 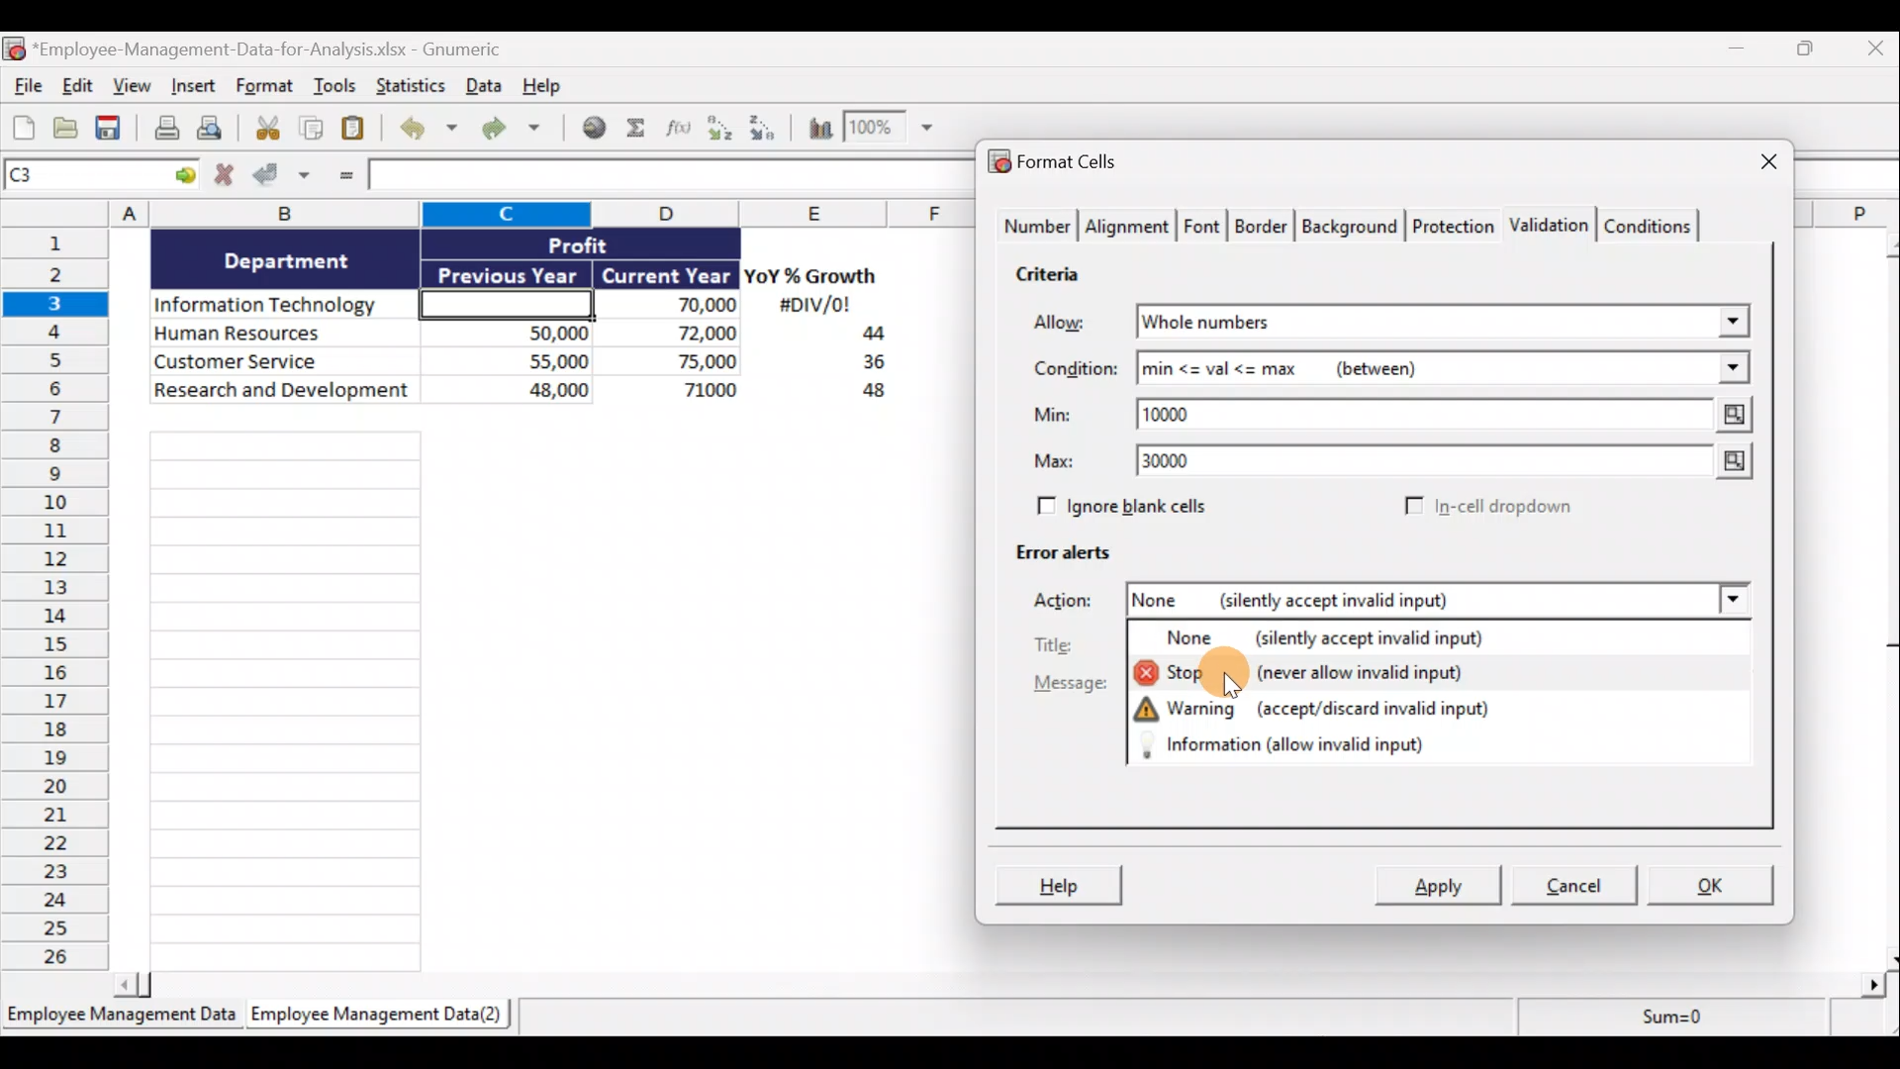 What do you see at coordinates (185, 176) in the screenshot?
I see `Go to` at bounding box center [185, 176].